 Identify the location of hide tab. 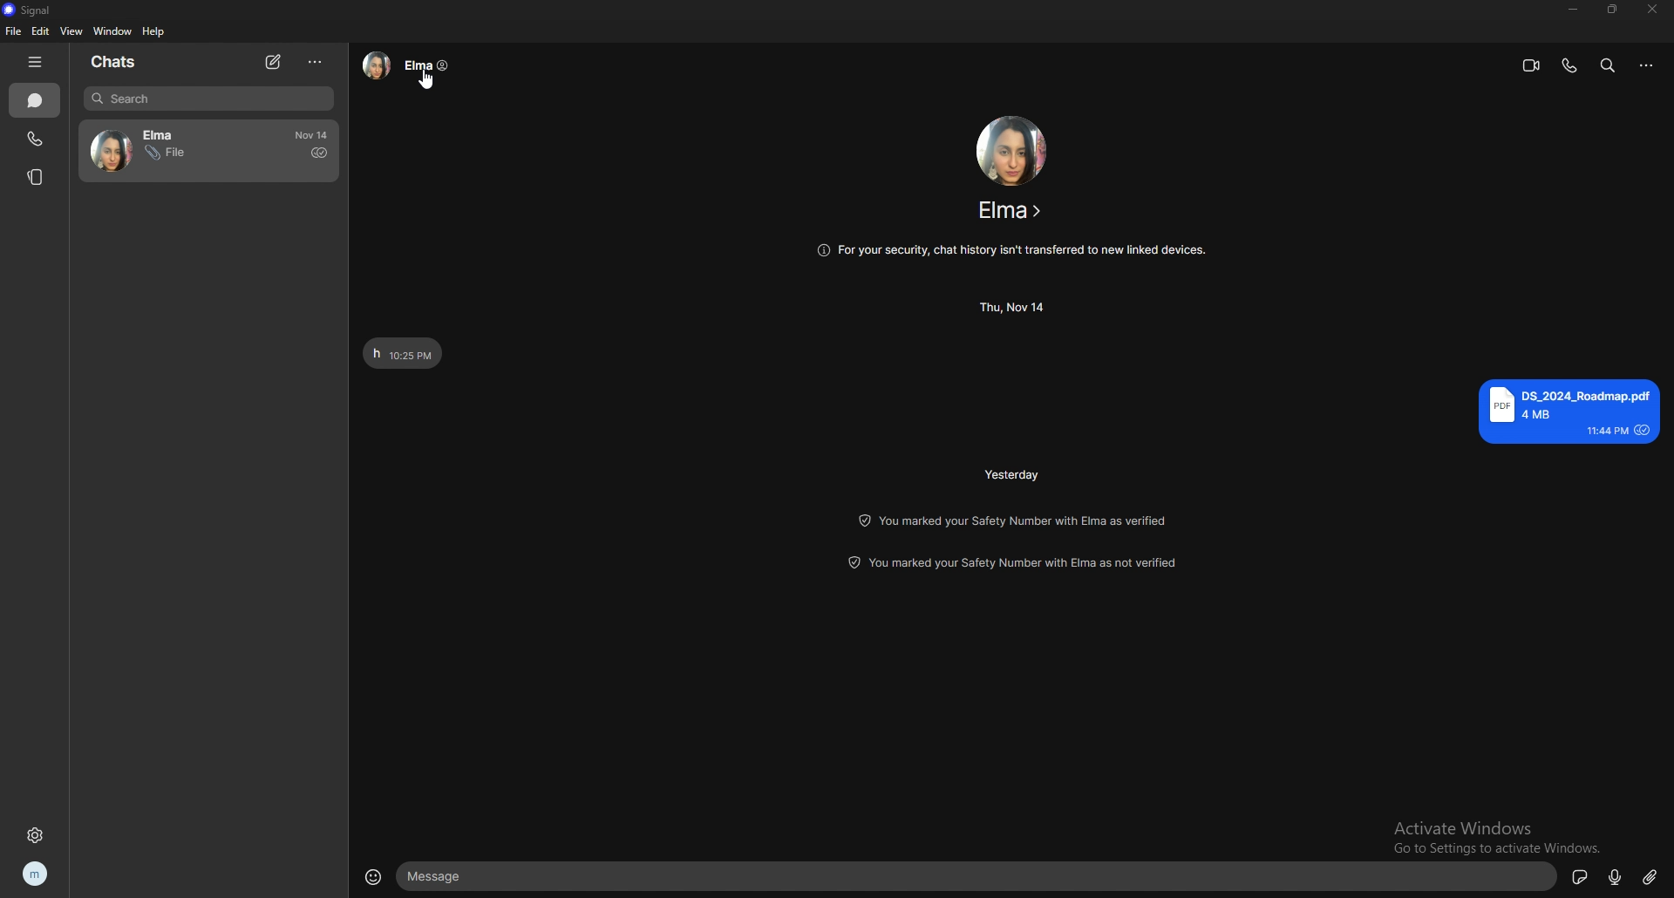
(37, 62).